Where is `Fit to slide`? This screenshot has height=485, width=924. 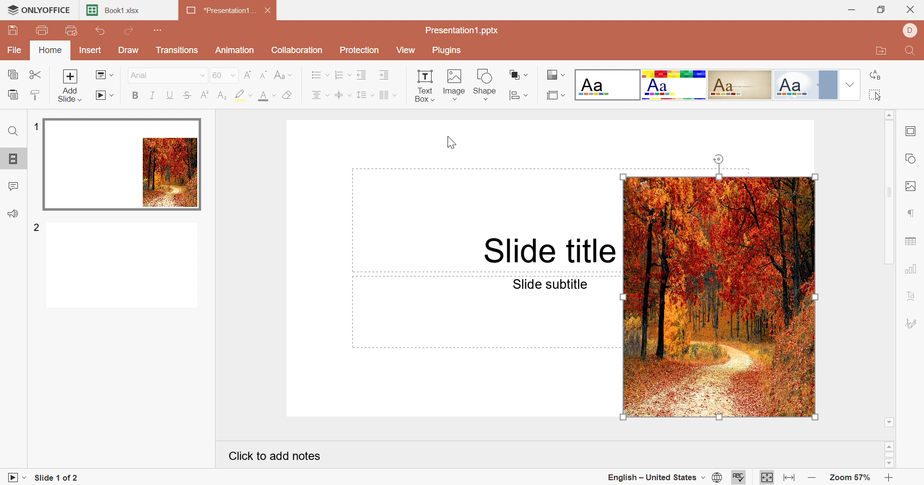
Fit to slide is located at coordinates (767, 477).